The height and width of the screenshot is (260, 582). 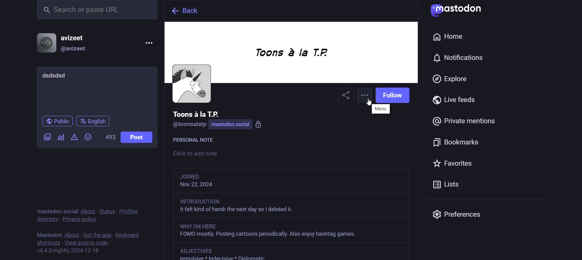 What do you see at coordinates (460, 145) in the screenshot?
I see `bokmarks` at bounding box center [460, 145].